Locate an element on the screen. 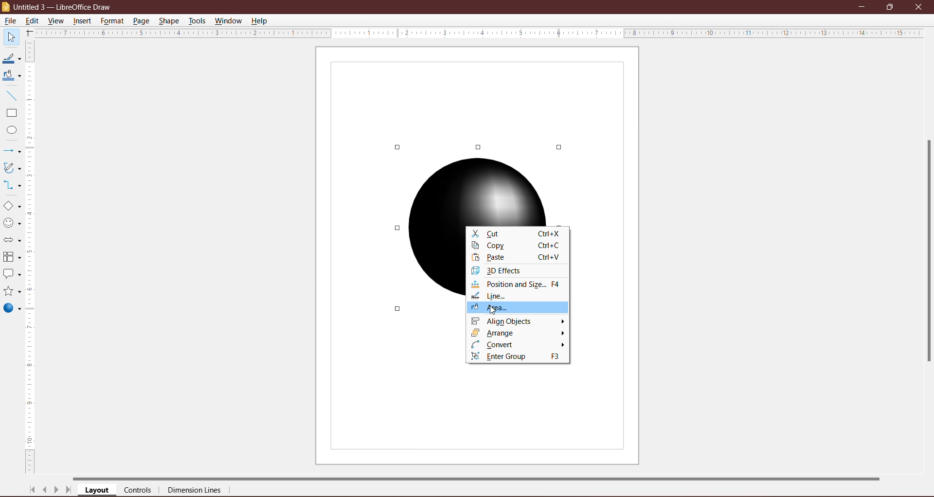  Insert is located at coordinates (83, 21).